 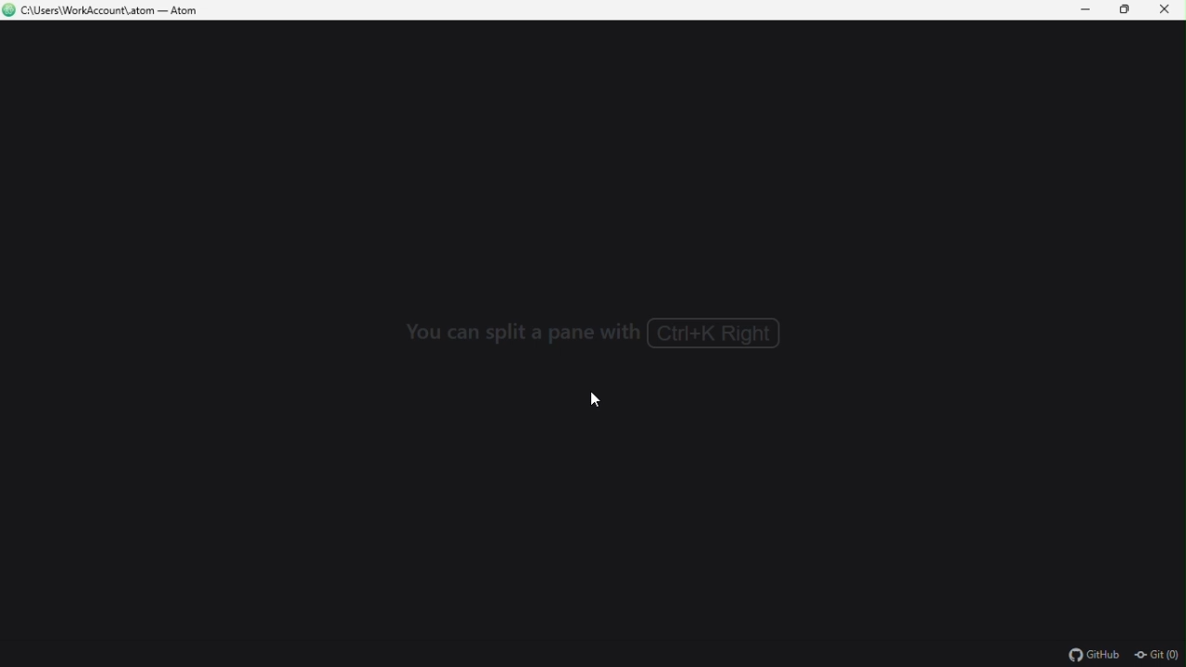 I want to click on Cursor, so click(x=592, y=401).